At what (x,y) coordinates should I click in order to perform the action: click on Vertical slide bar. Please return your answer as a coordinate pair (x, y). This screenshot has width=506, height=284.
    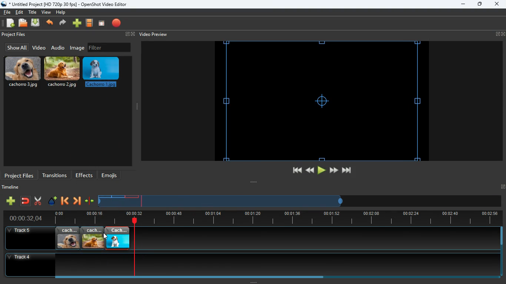
    Looking at the image, I should click on (502, 251).